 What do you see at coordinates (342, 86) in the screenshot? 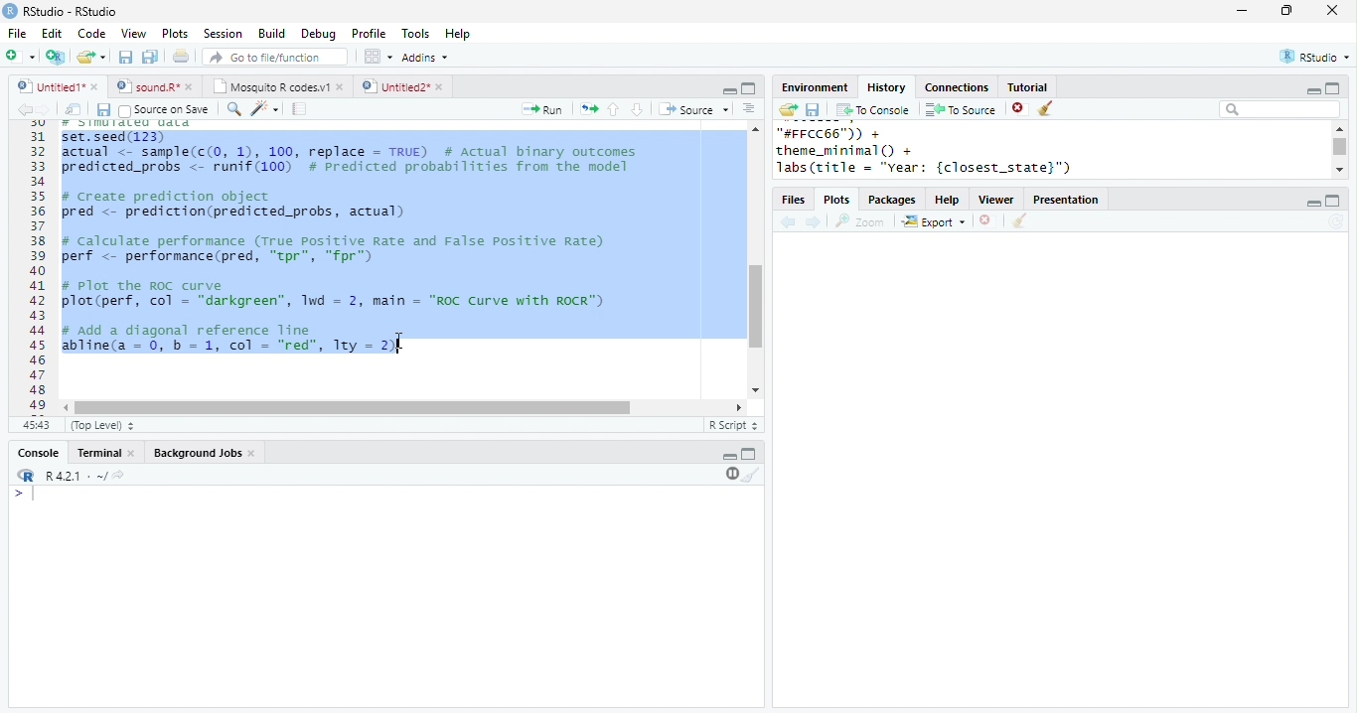
I see `close` at bounding box center [342, 86].